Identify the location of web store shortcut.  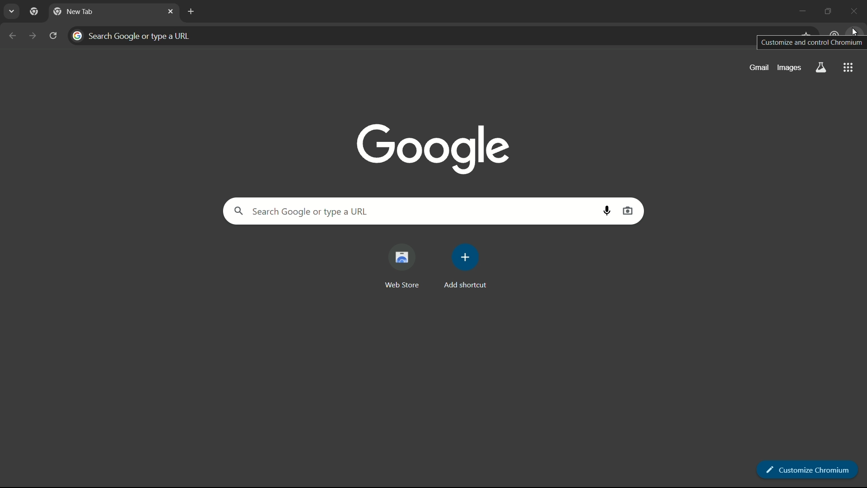
(401, 267).